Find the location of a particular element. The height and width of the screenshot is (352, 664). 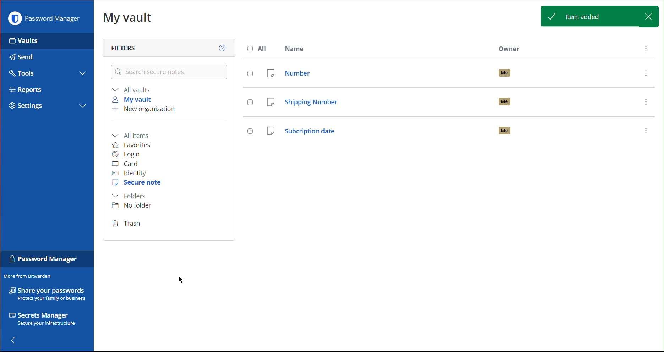

Send is located at coordinates (21, 57).